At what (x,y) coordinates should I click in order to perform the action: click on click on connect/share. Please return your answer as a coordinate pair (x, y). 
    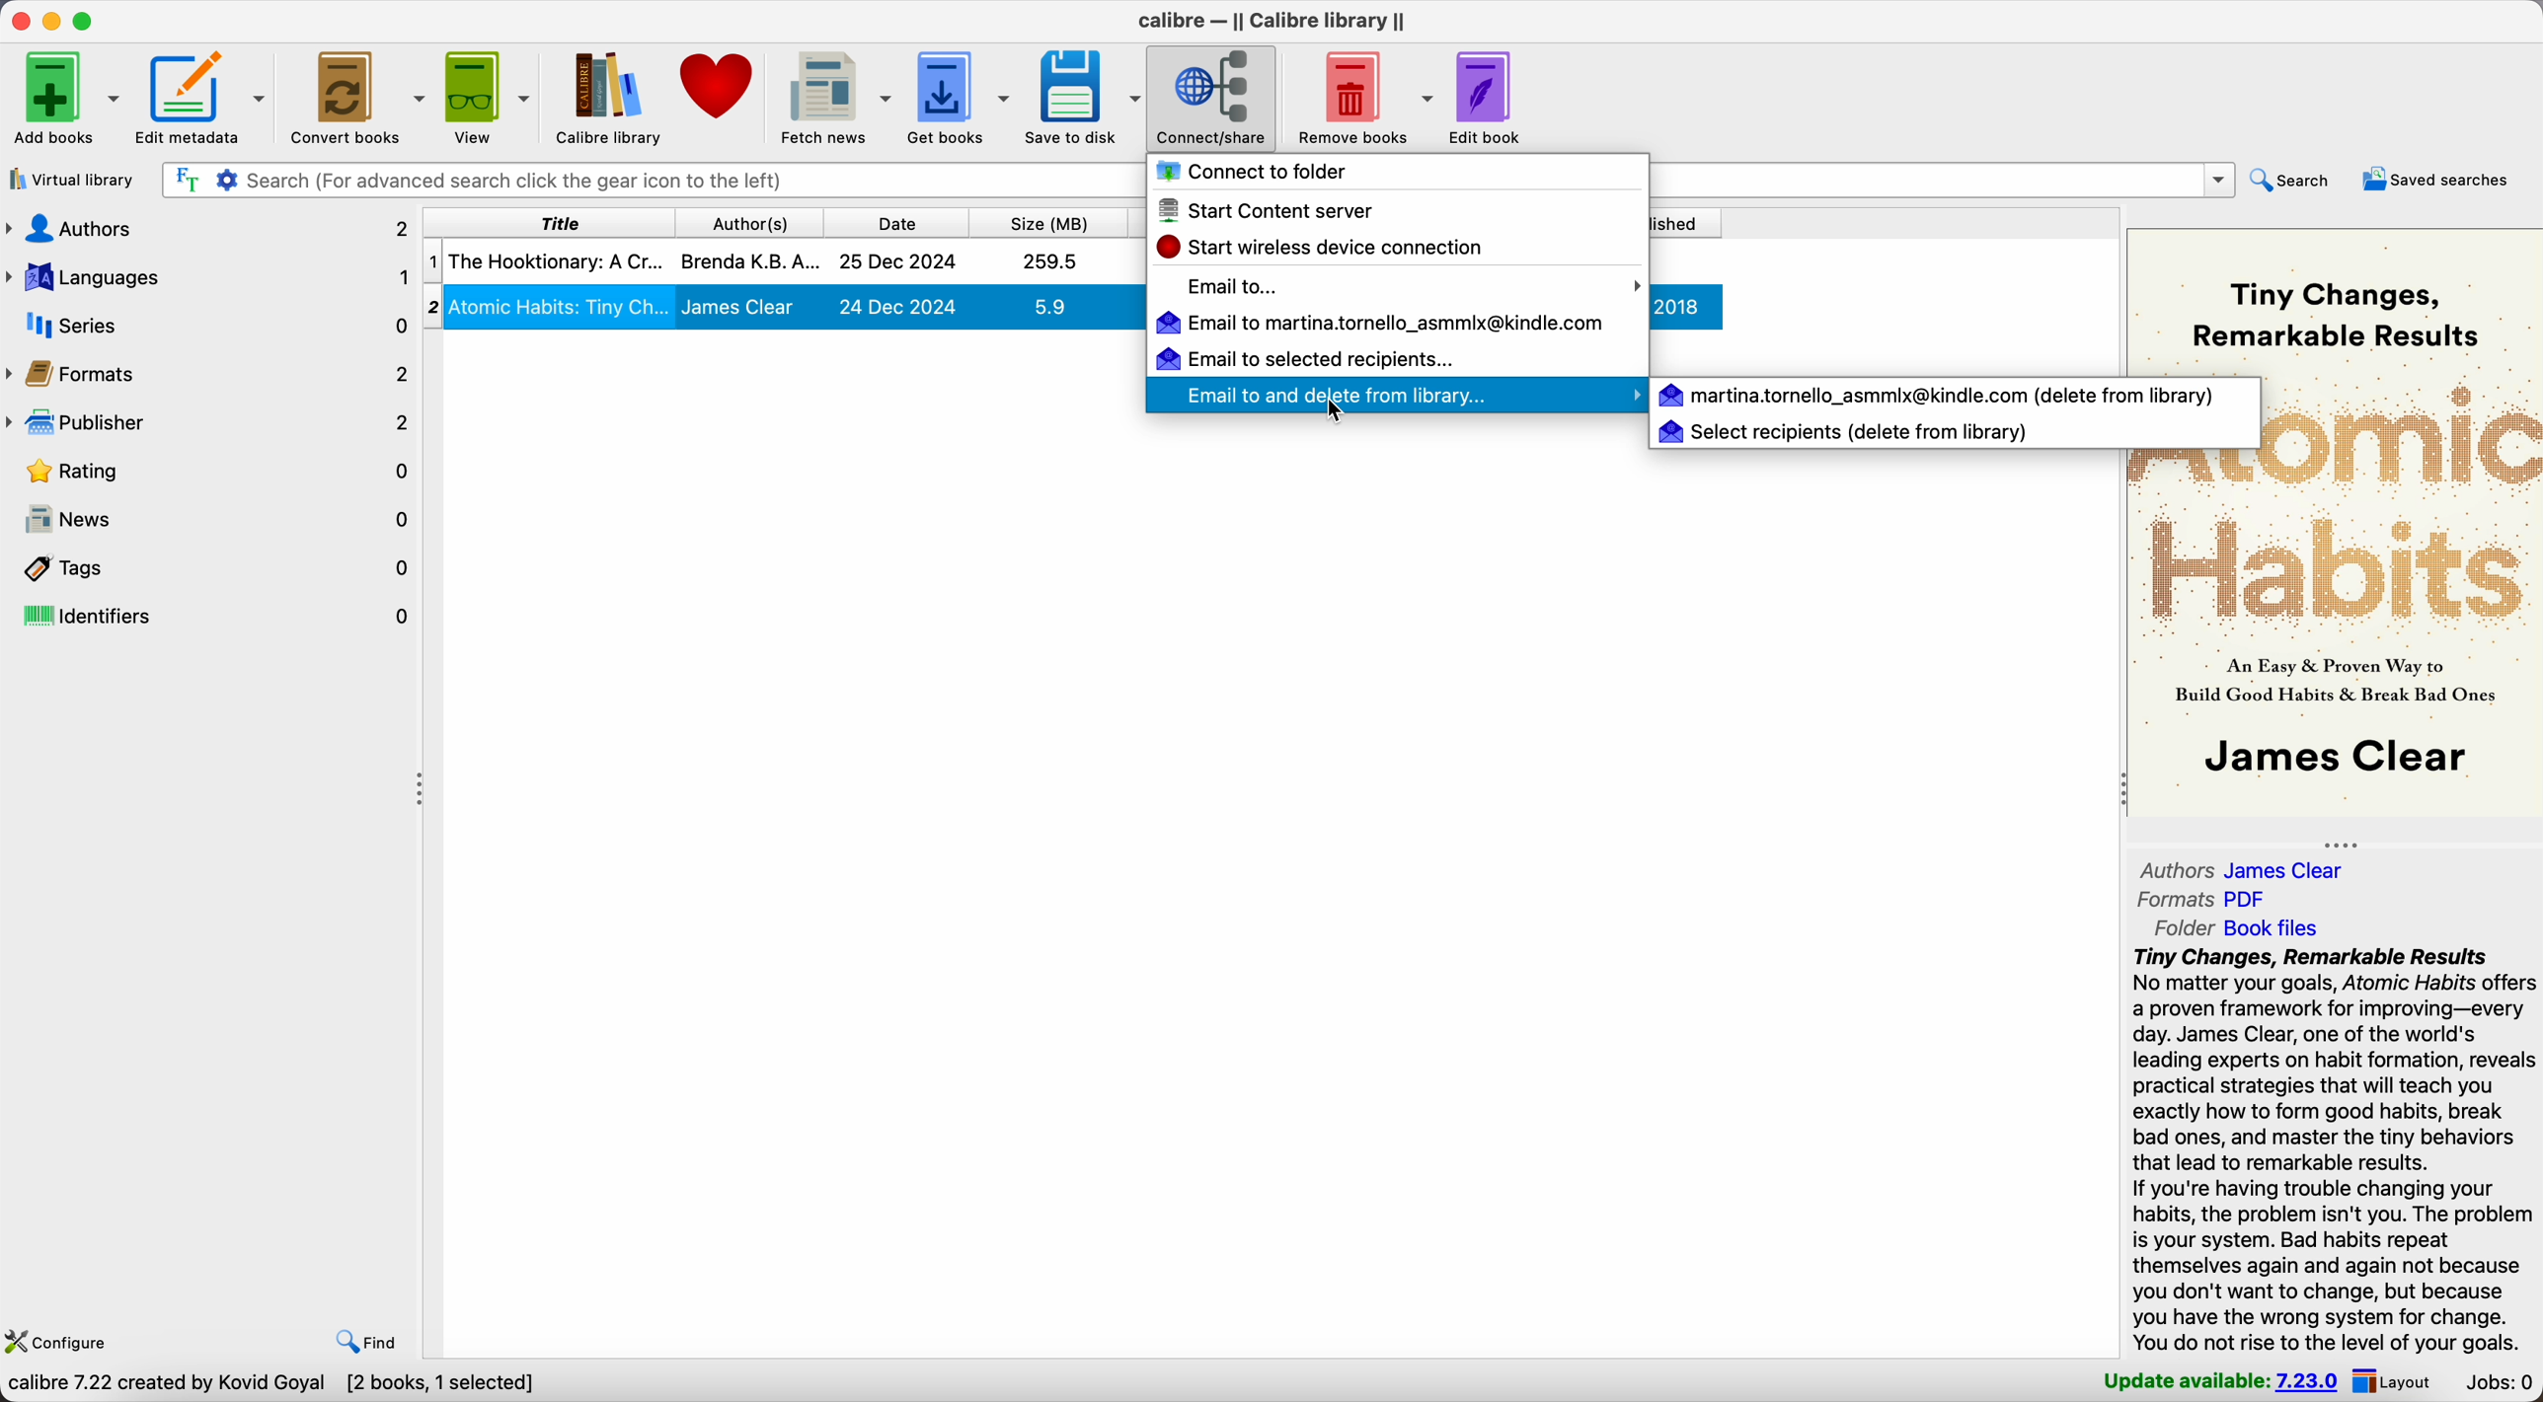
    Looking at the image, I should click on (1214, 99).